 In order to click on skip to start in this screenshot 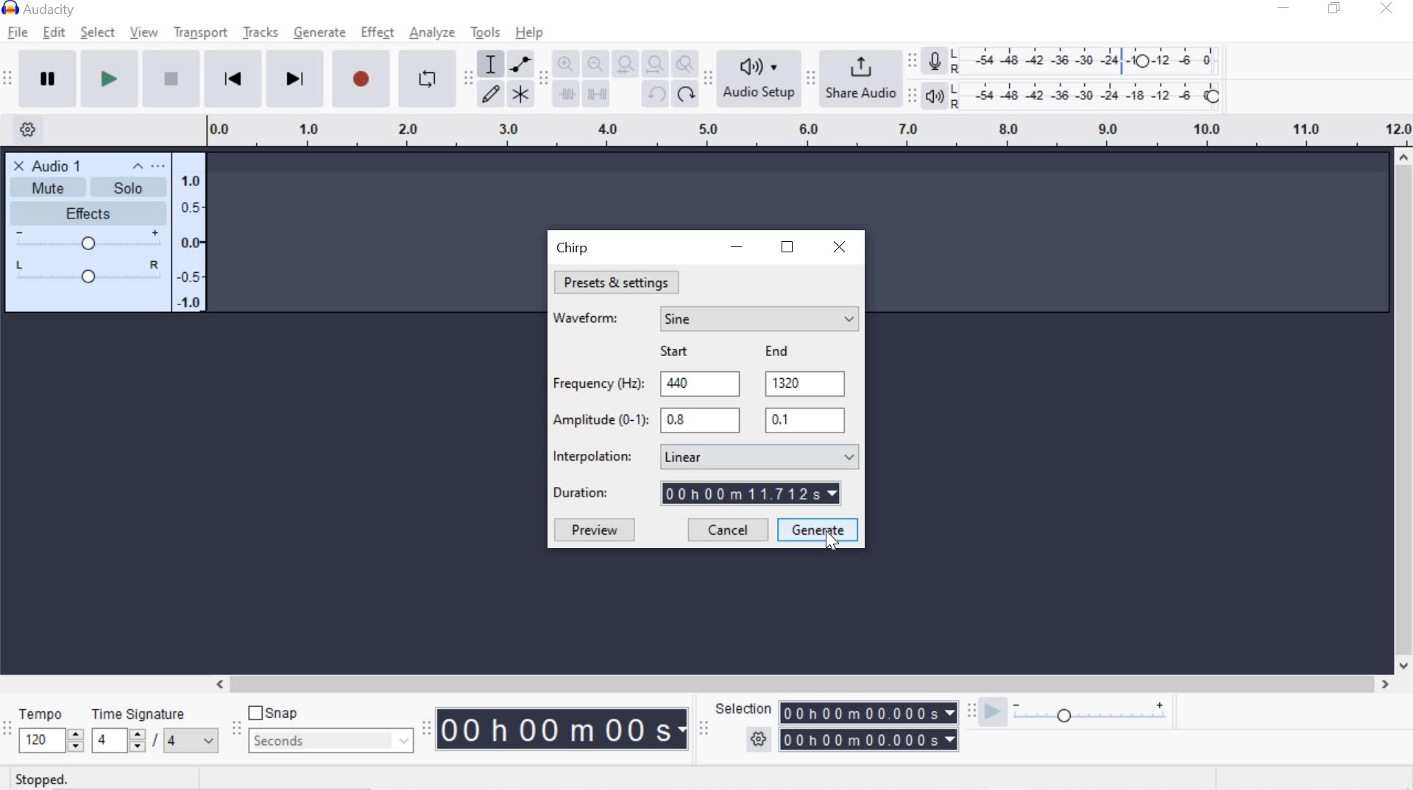, I will do `click(233, 76)`.